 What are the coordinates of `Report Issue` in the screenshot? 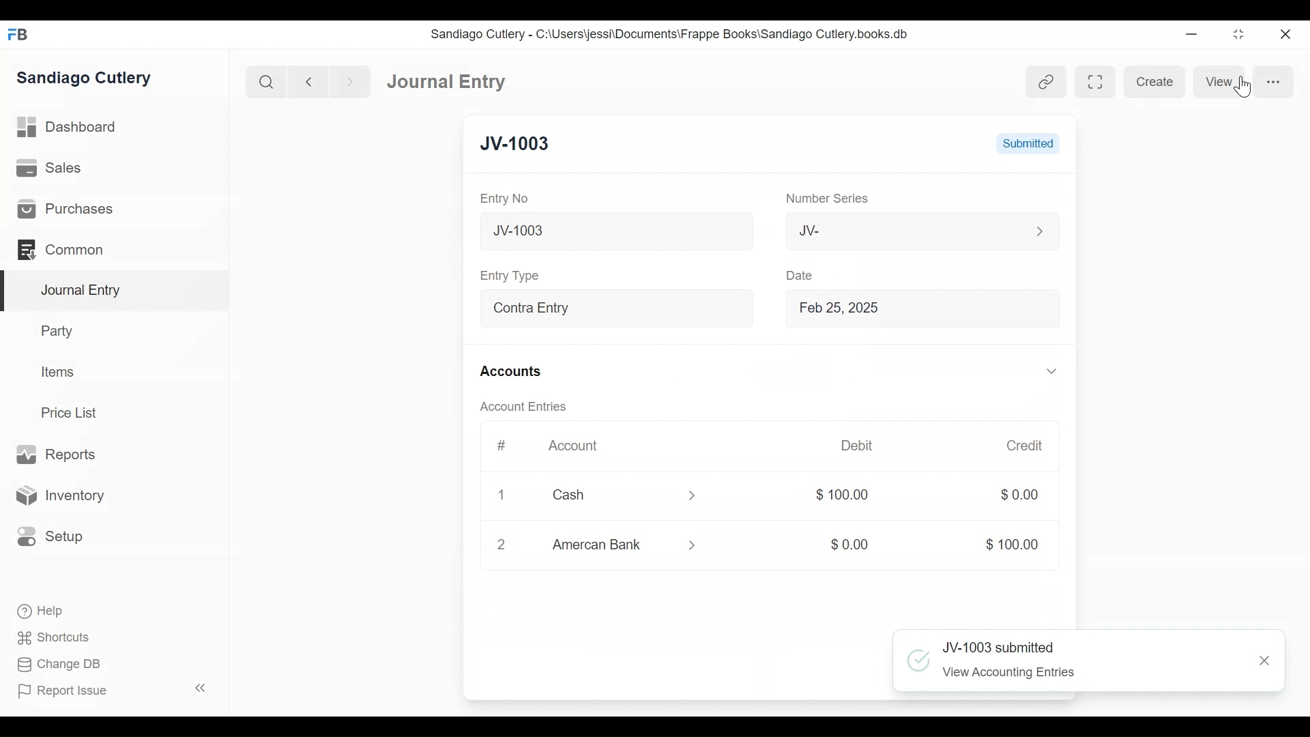 It's located at (112, 691).